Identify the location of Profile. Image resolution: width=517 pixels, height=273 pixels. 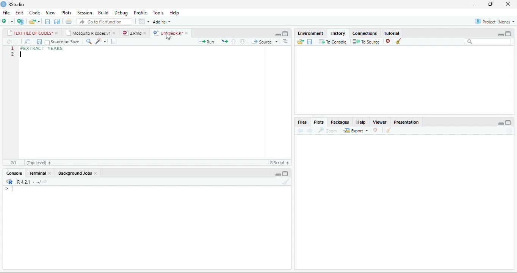
(141, 13).